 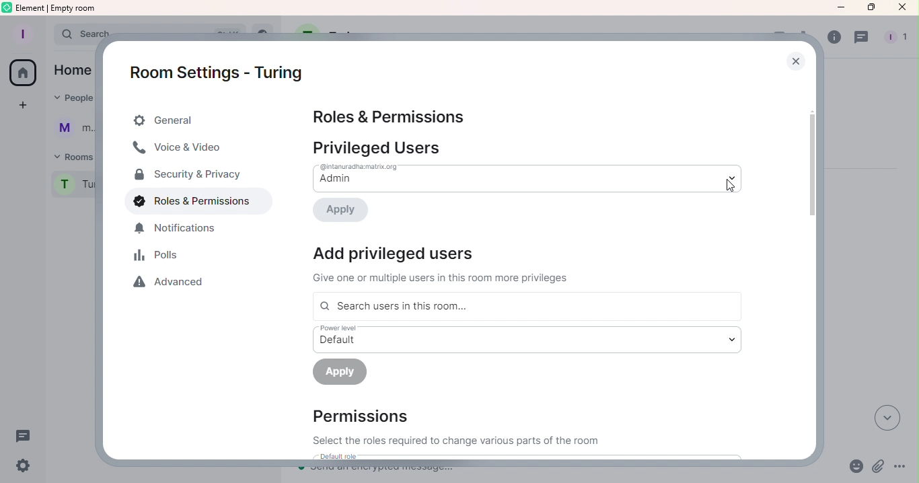 I want to click on Search users in this room, so click(x=529, y=307).